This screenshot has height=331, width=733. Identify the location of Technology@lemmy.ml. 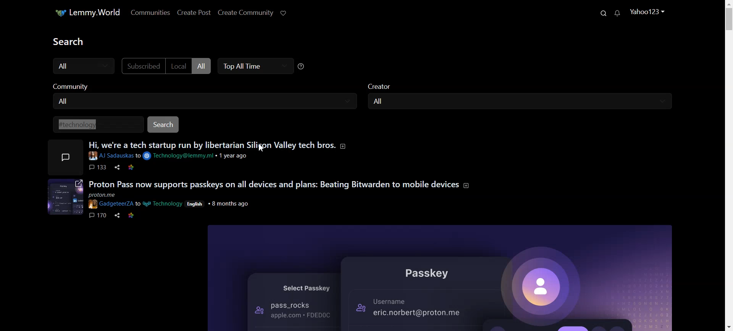
(179, 156).